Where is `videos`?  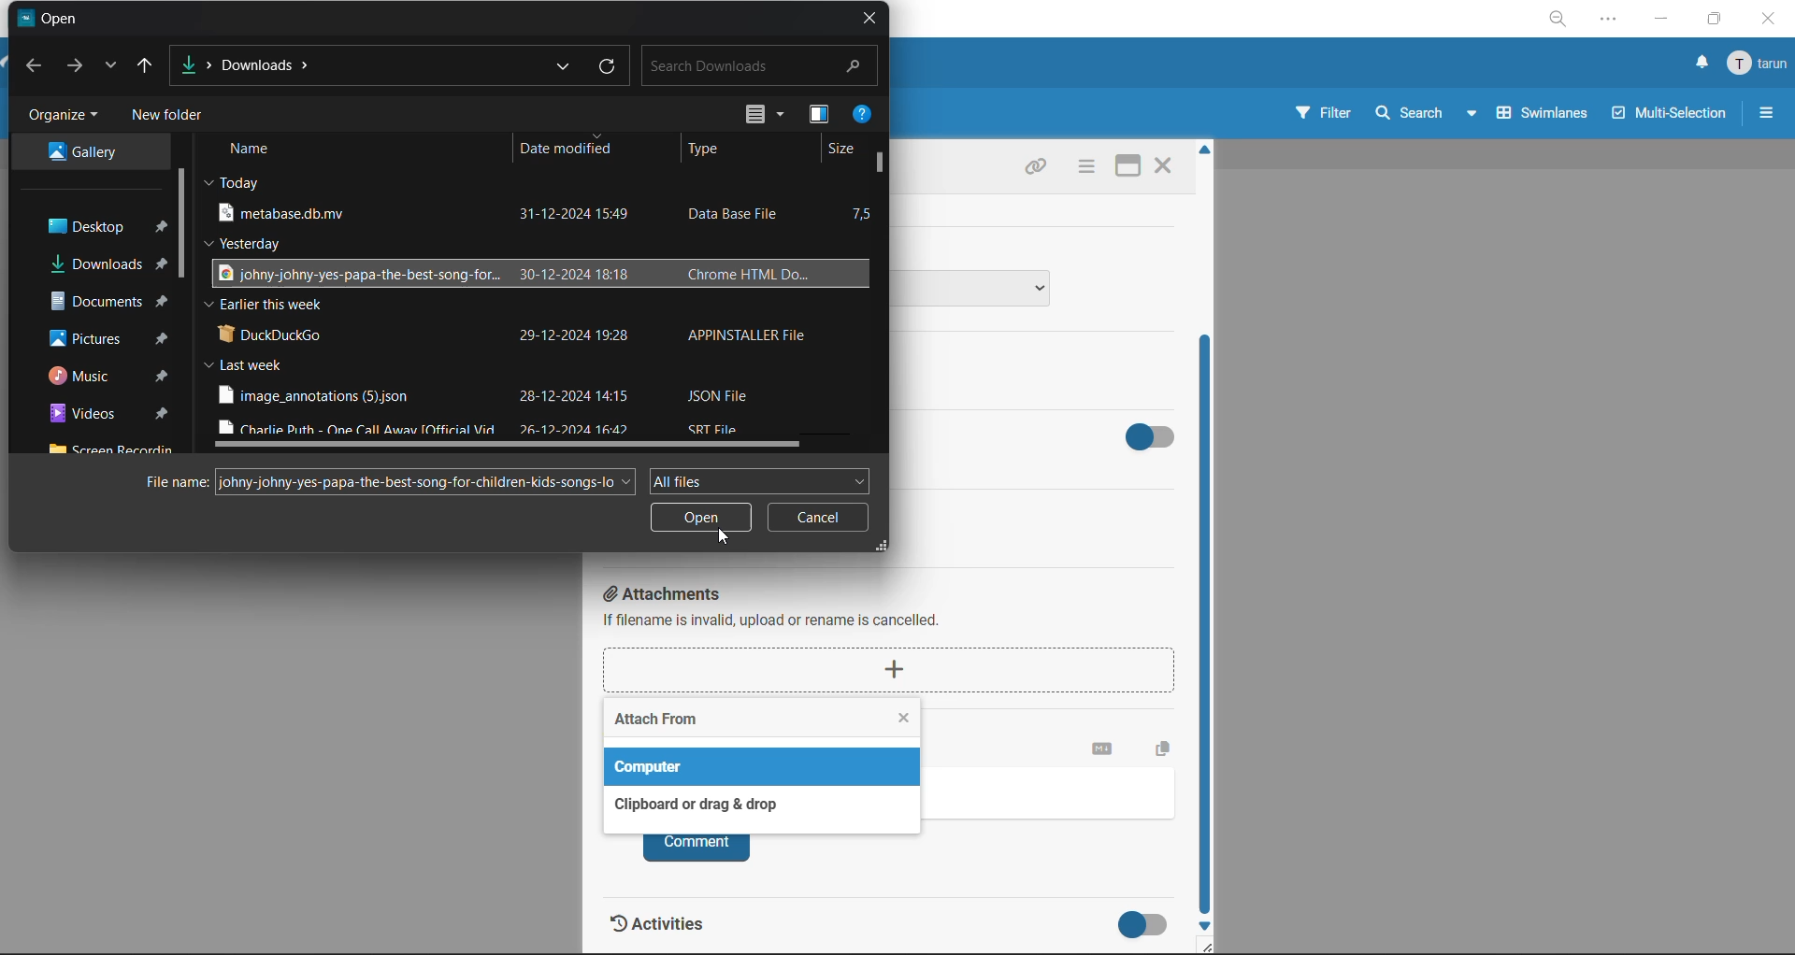
videos is located at coordinates (85, 416).